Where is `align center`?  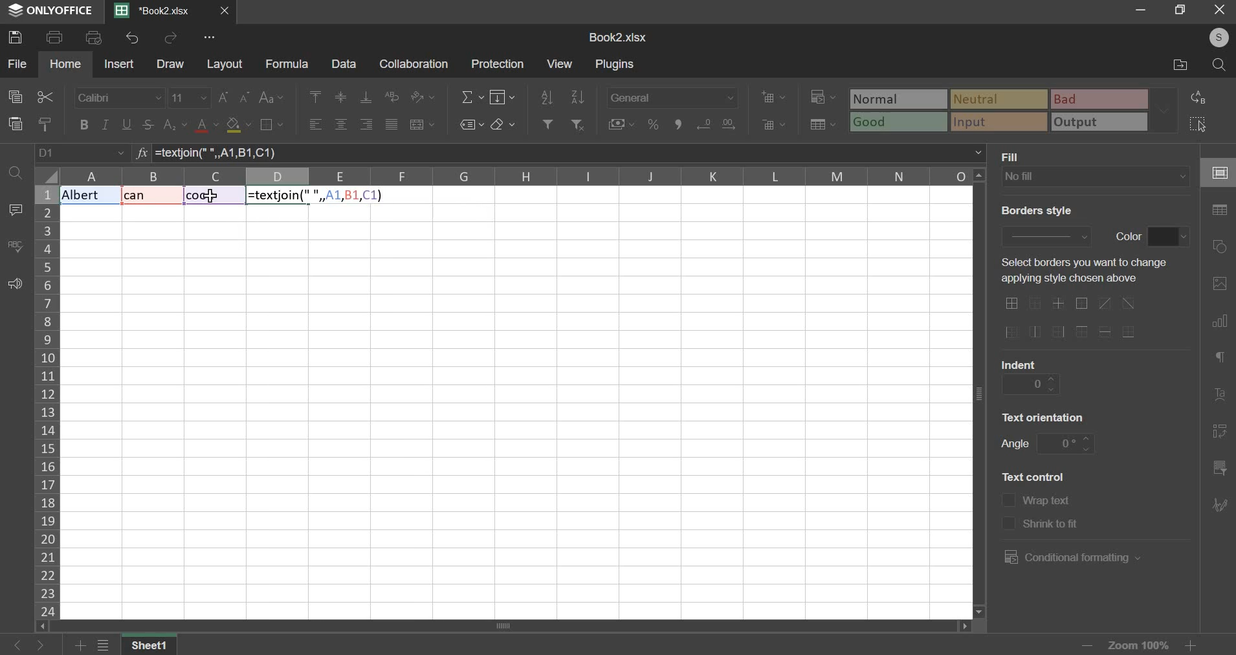
align center is located at coordinates (341, 125).